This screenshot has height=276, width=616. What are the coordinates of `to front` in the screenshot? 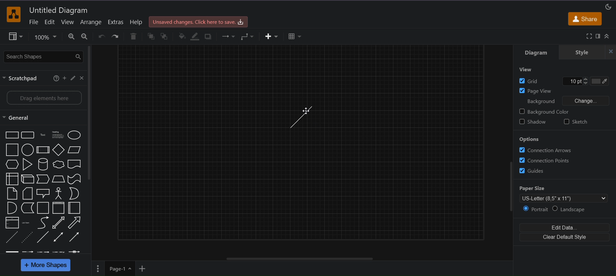 It's located at (151, 36).